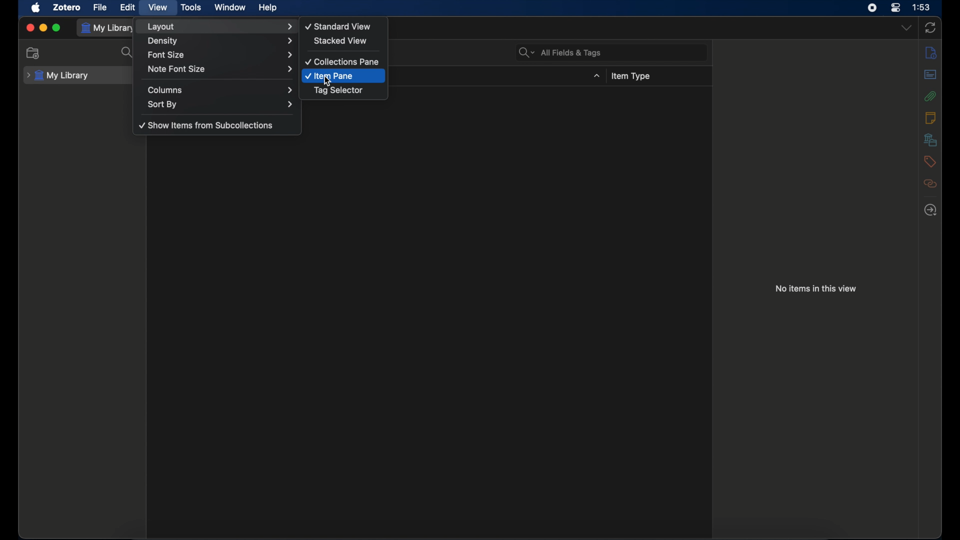 The height and width of the screenshot is (540, 960). Describe the element at coordinates (597, 75) in the screenshot. I see `dropdown` at that location.